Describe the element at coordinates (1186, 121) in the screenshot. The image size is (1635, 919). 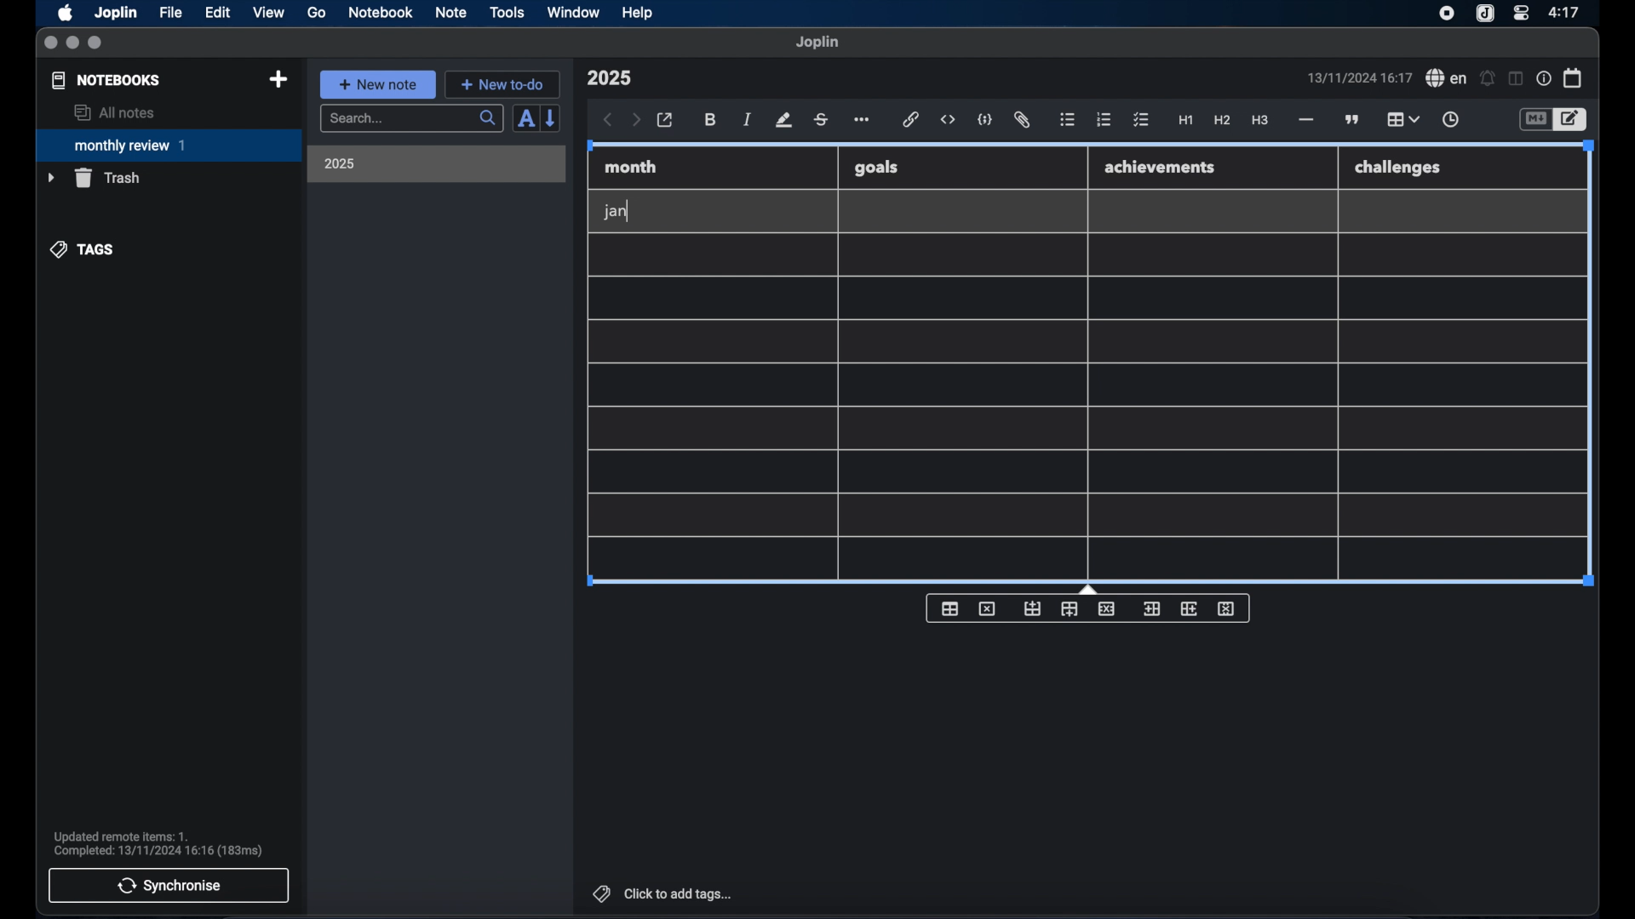
I see `heading 1` at that location.